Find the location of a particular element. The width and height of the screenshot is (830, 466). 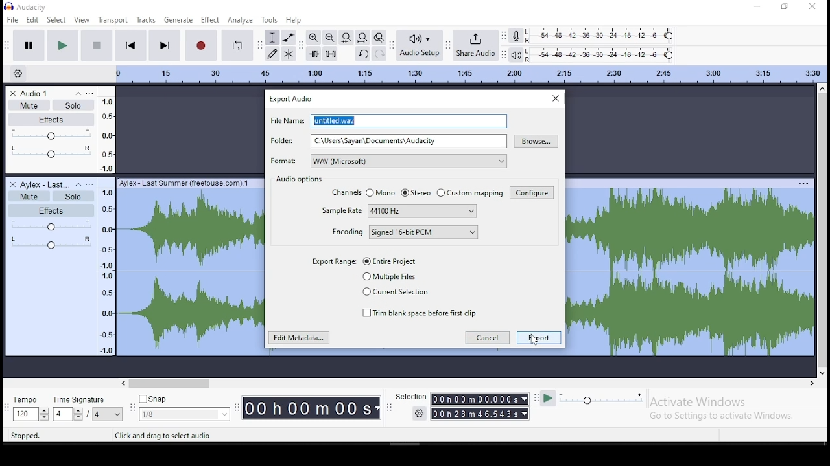

trim blank space before first clip is located at coordinates (420, 313).